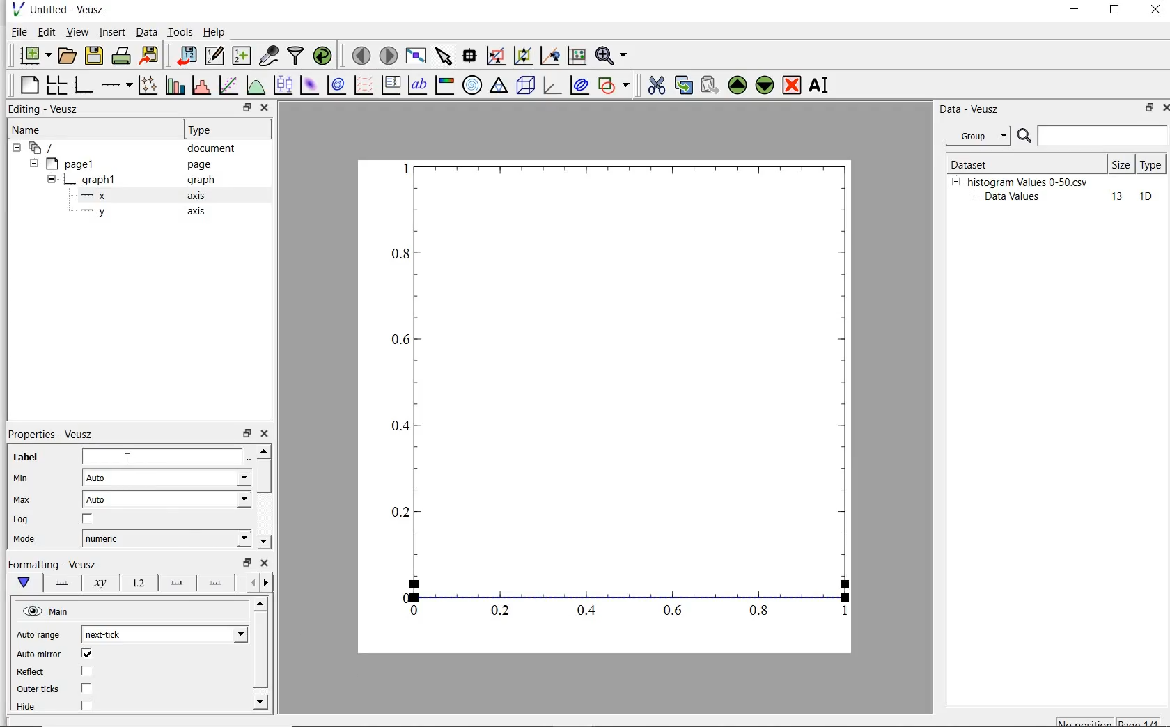  I want to click on checkbox, so click(86, 706).